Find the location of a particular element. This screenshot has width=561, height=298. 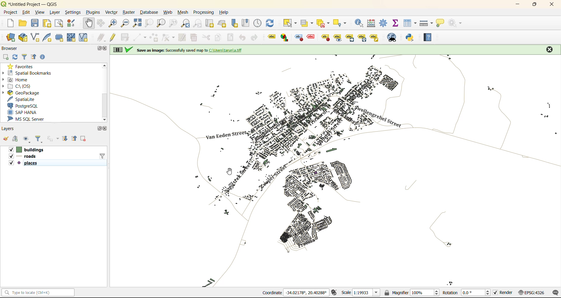

refresh is located at coordinates (15, 59).